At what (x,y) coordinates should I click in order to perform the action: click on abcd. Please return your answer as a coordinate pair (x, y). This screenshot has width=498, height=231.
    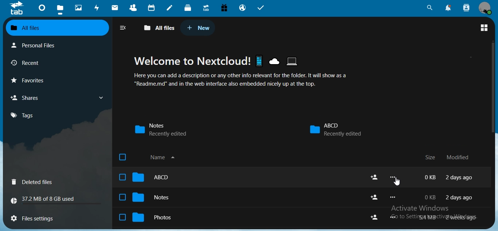
    Looking at the image, I should click on (144, 177).